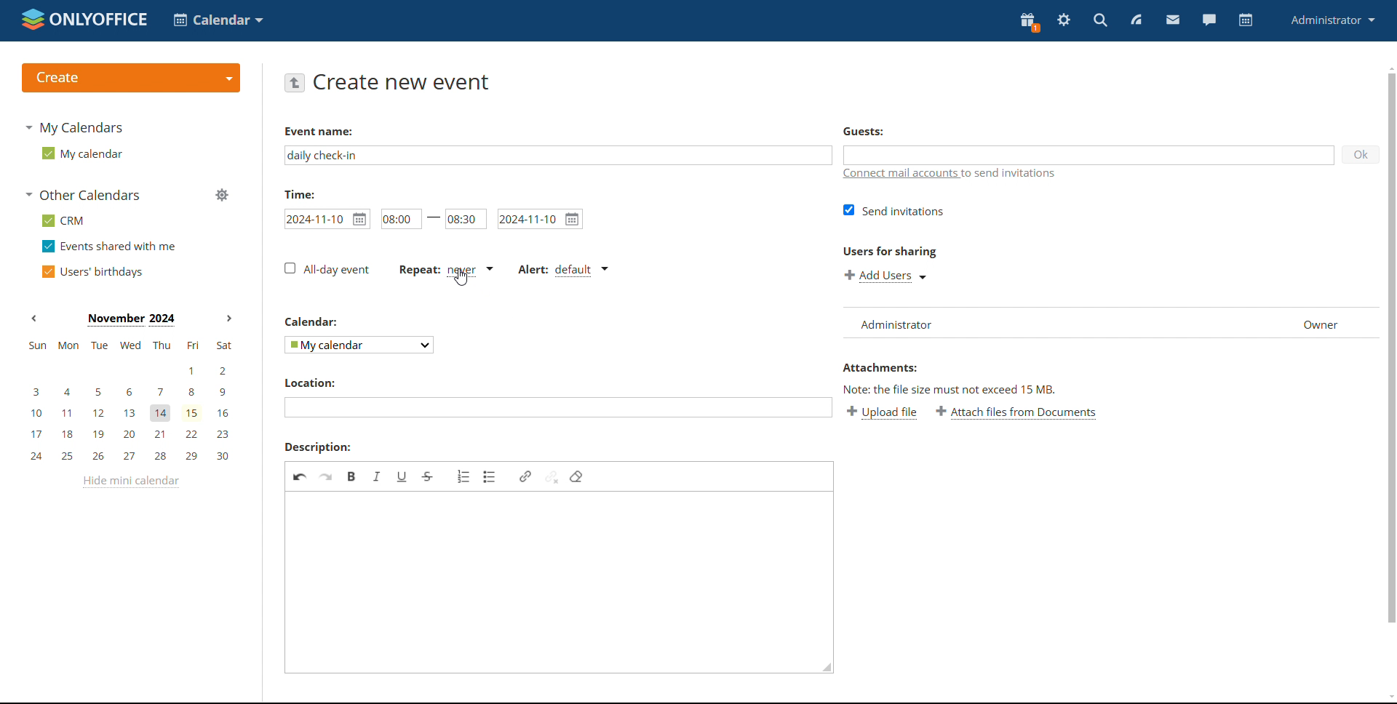 The image size is (1397, 704). I want to click on attach files from documents, so click(1019, 413).